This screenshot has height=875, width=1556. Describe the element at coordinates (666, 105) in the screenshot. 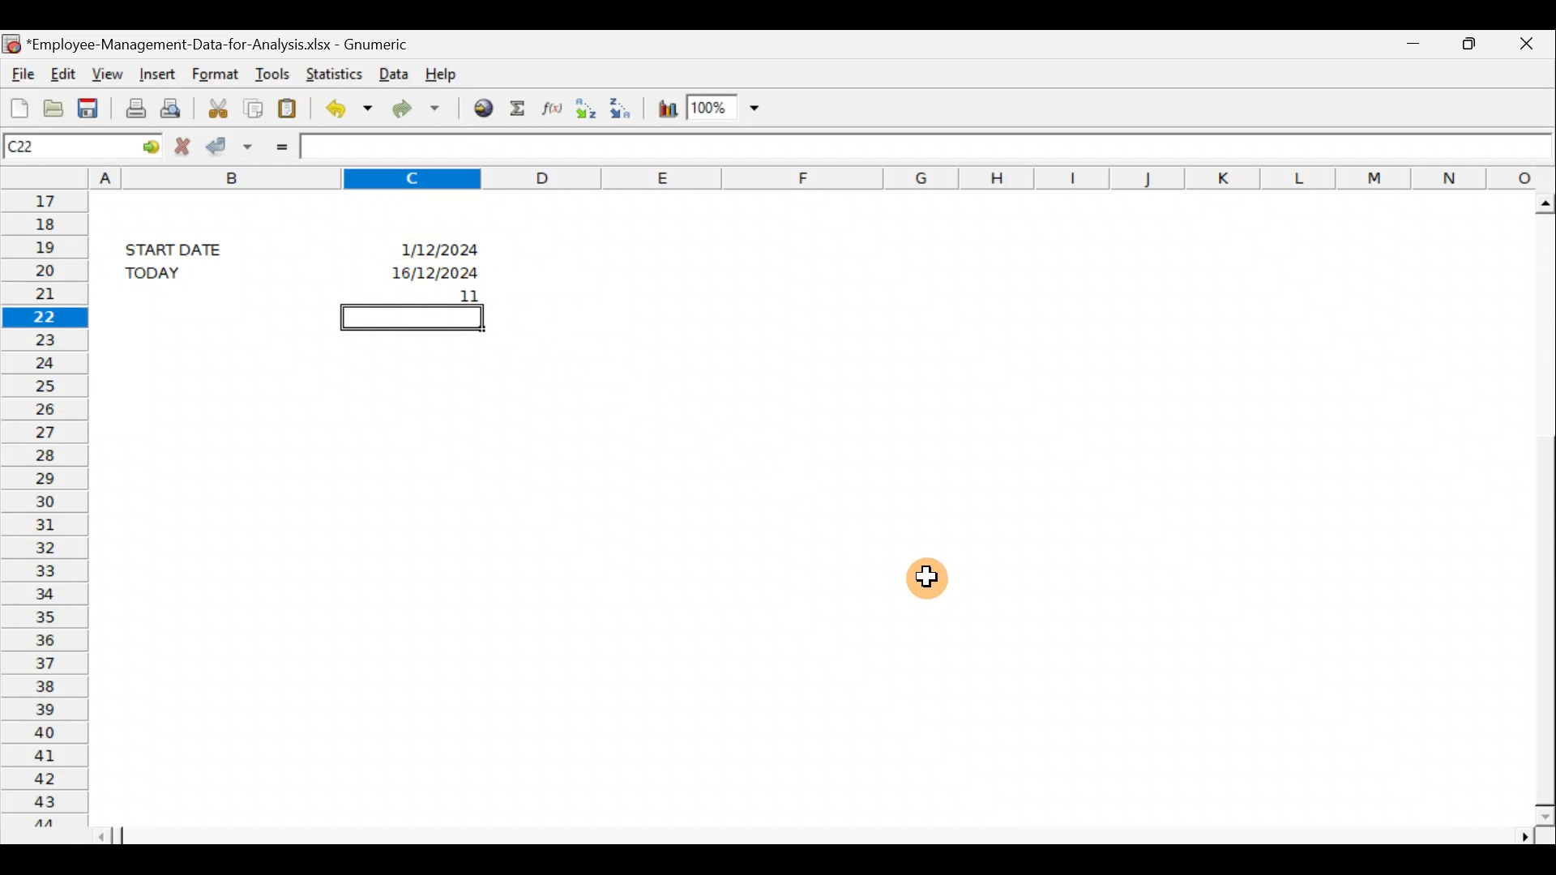

I see `Insert a chart` at that location.